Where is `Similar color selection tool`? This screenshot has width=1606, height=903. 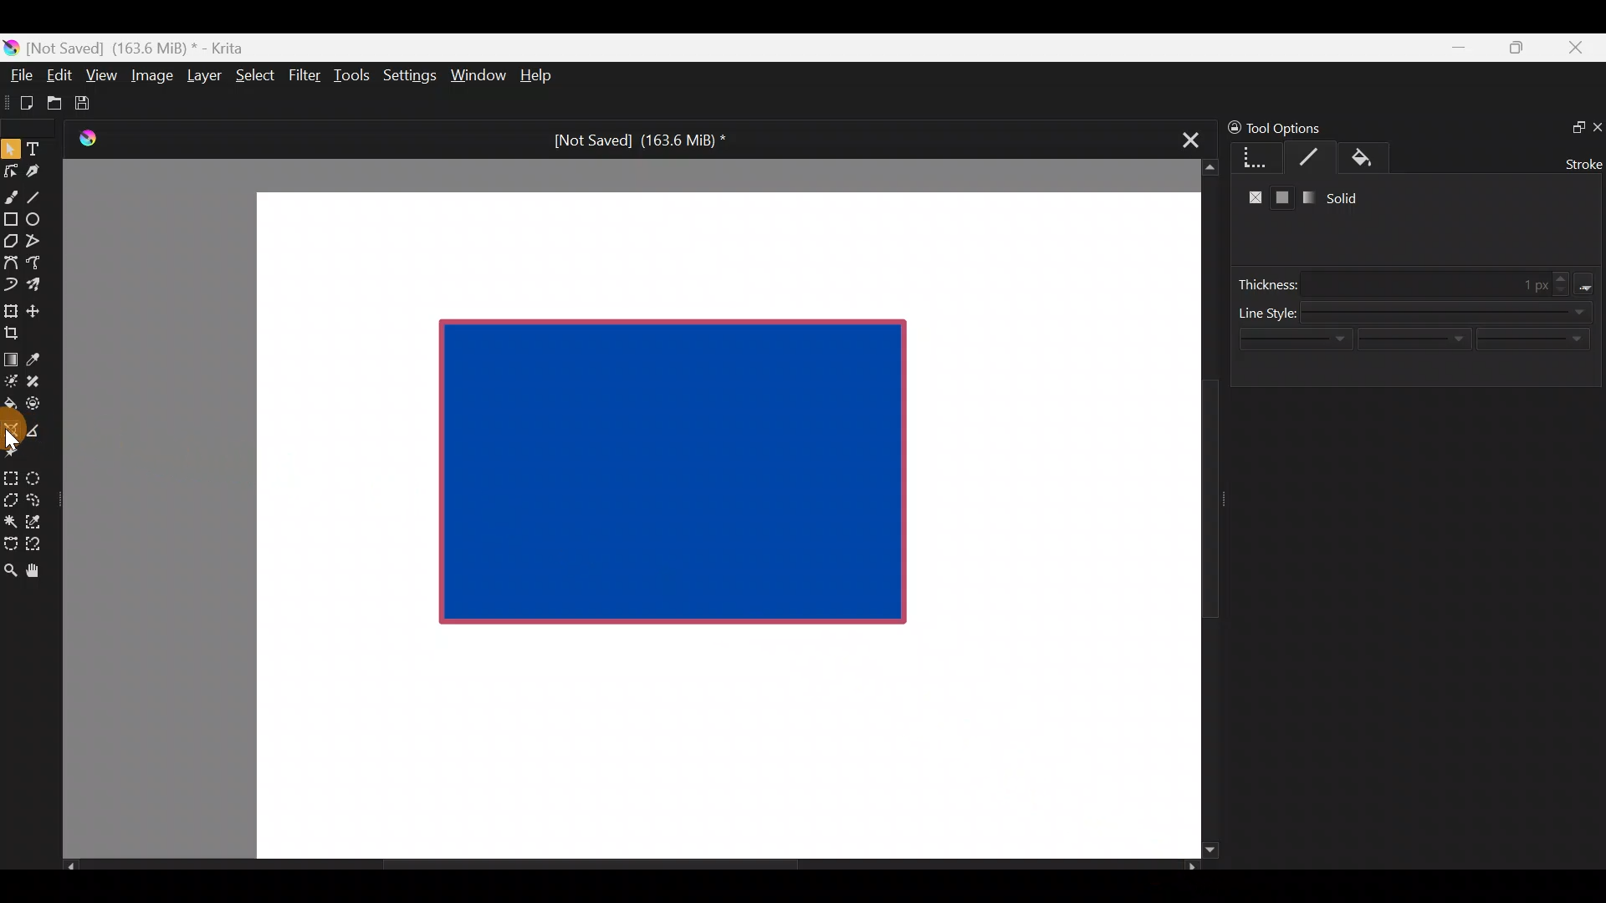 Similar color selection tool is located at coordinates (36, 520).